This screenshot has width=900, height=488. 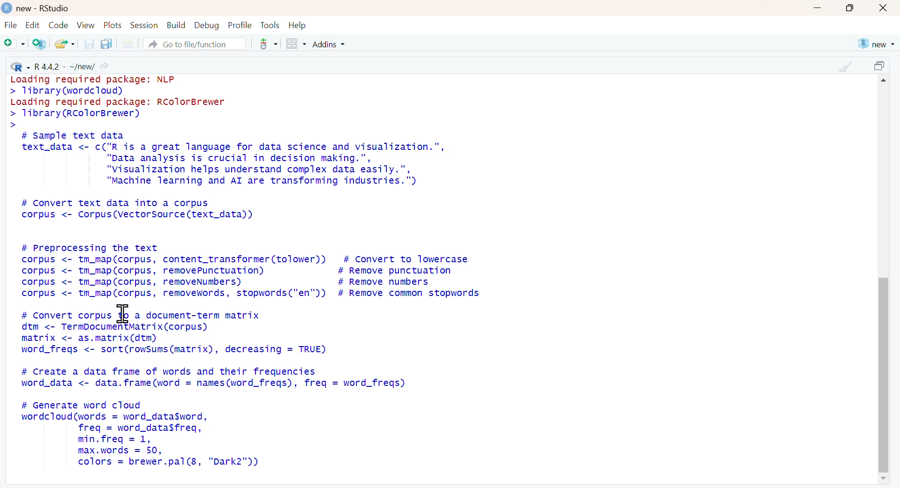 I want to click on cursor, so click(x=122, y=314).